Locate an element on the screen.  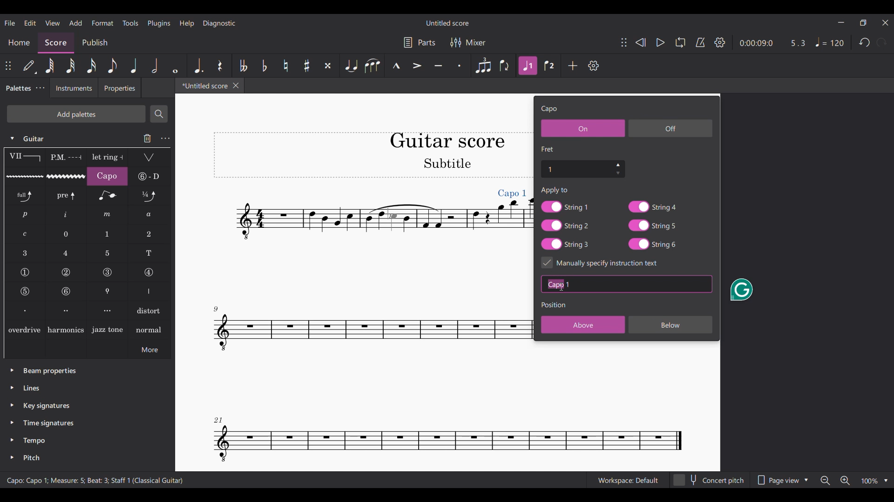
Score title is located at coordinates (447, 23).